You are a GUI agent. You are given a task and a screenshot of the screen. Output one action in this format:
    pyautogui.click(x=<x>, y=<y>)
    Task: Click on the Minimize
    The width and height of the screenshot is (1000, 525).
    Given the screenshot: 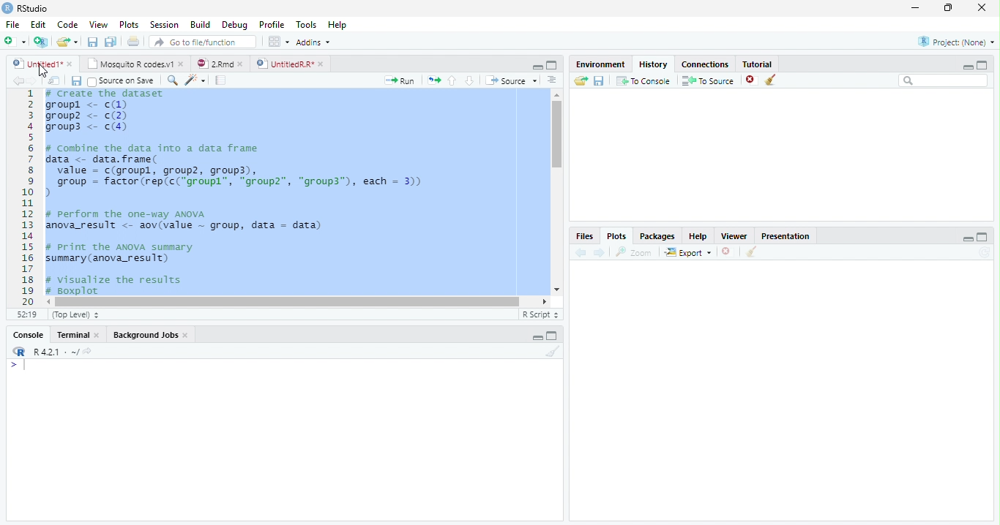 What is the action you would take?
    pyautogui.click(x=537, y=339)
    